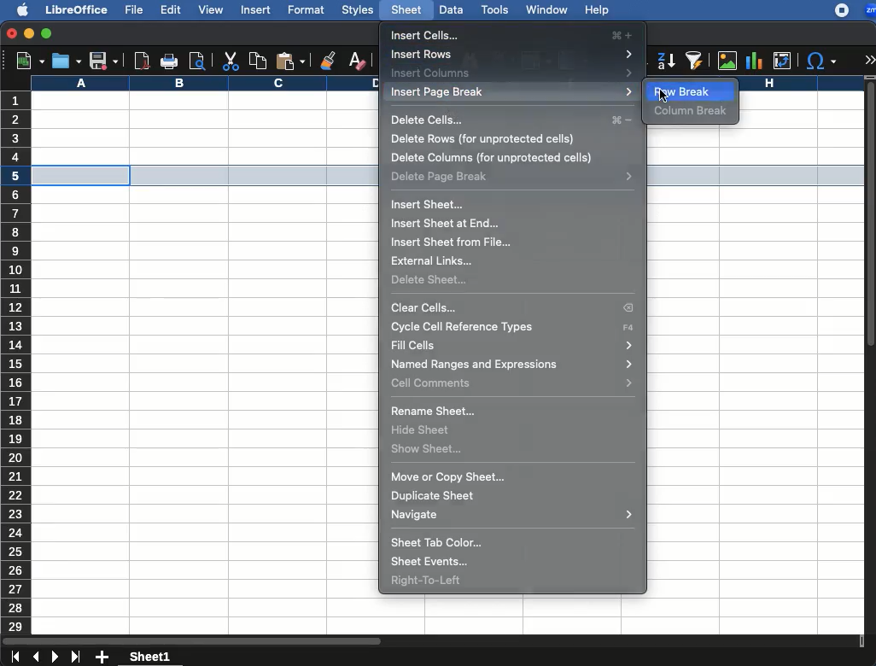 The image size is (876, 666). What do you see at coordinates (513, 307) in the screenshot?
I see `clear cells` at bounding box center [513, 307].